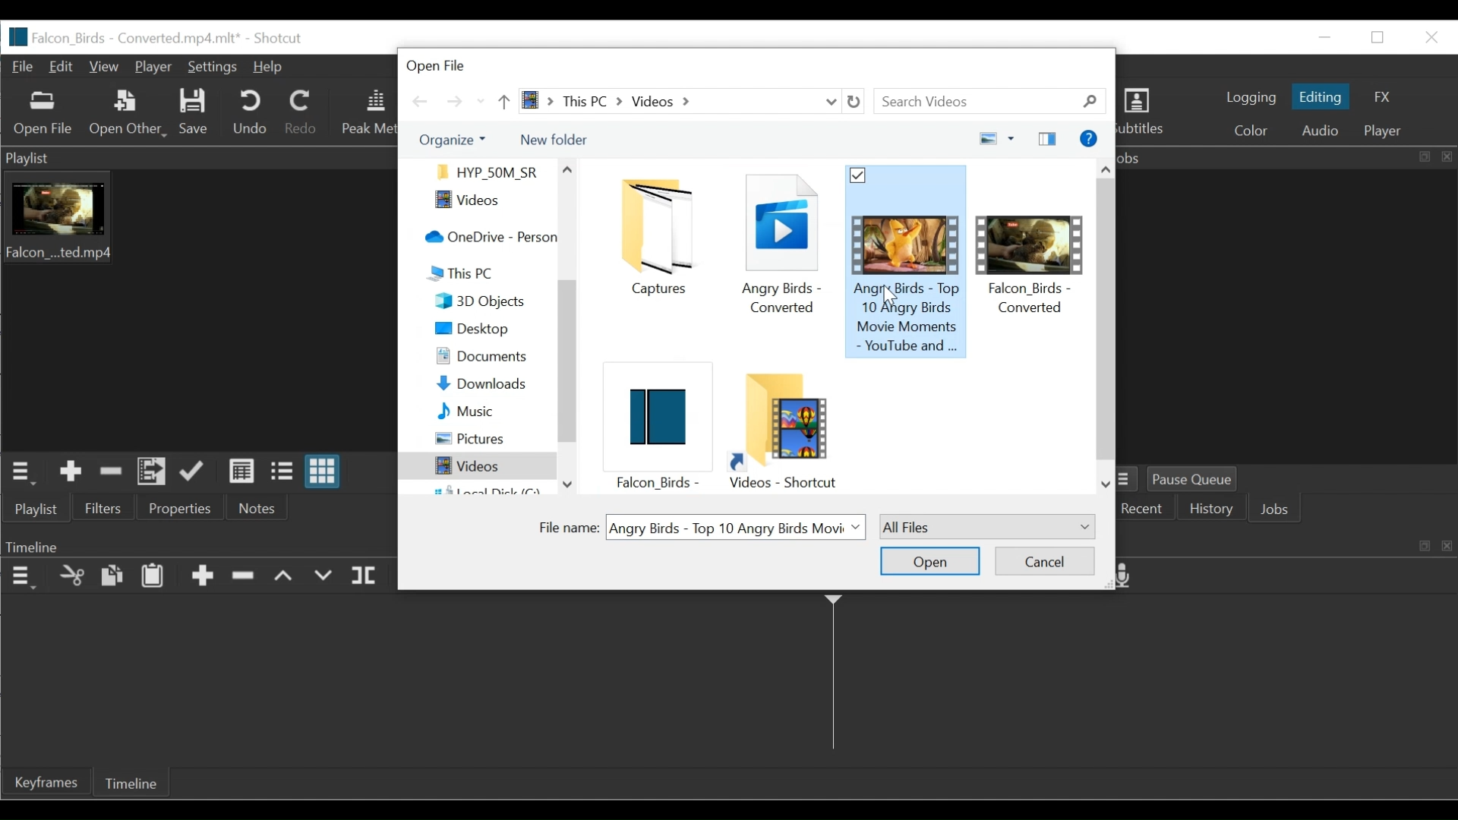  Describe the element at coordinates (486, 171) in the screenshot. I see ` HYP_S0M_SR` at that location.